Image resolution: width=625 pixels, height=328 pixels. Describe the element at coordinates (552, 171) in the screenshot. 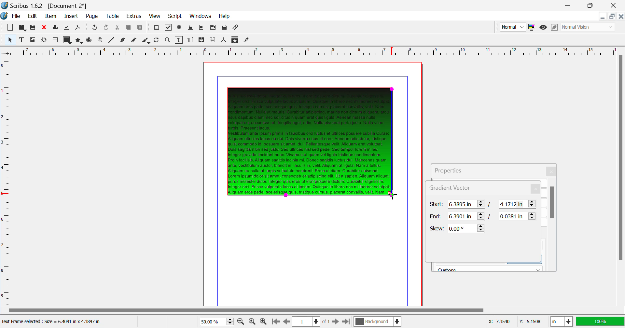

I see `Close` at that location.